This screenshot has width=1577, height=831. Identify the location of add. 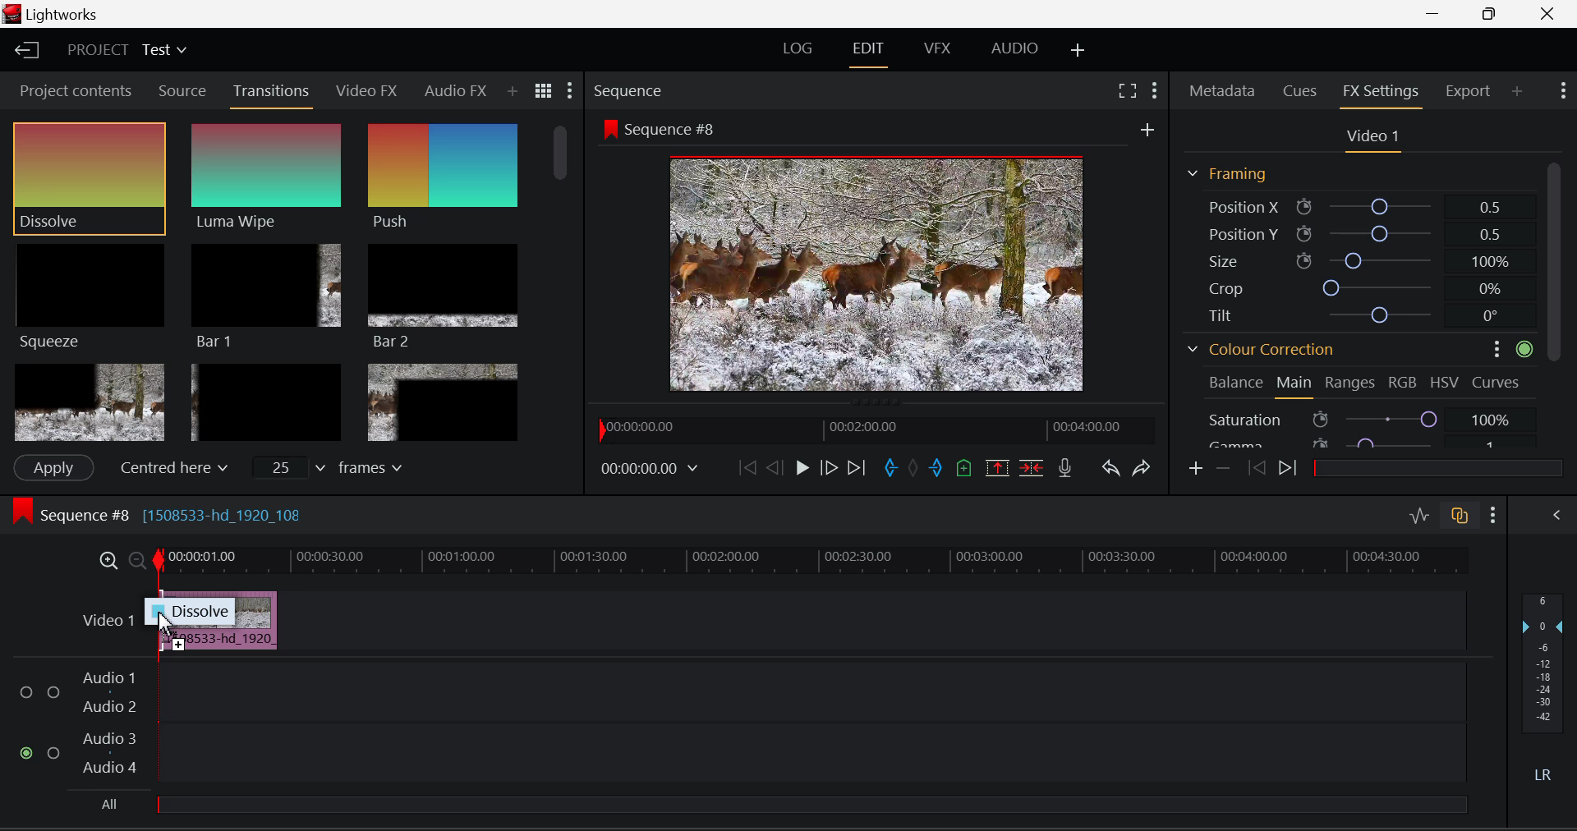
(1147, 126).